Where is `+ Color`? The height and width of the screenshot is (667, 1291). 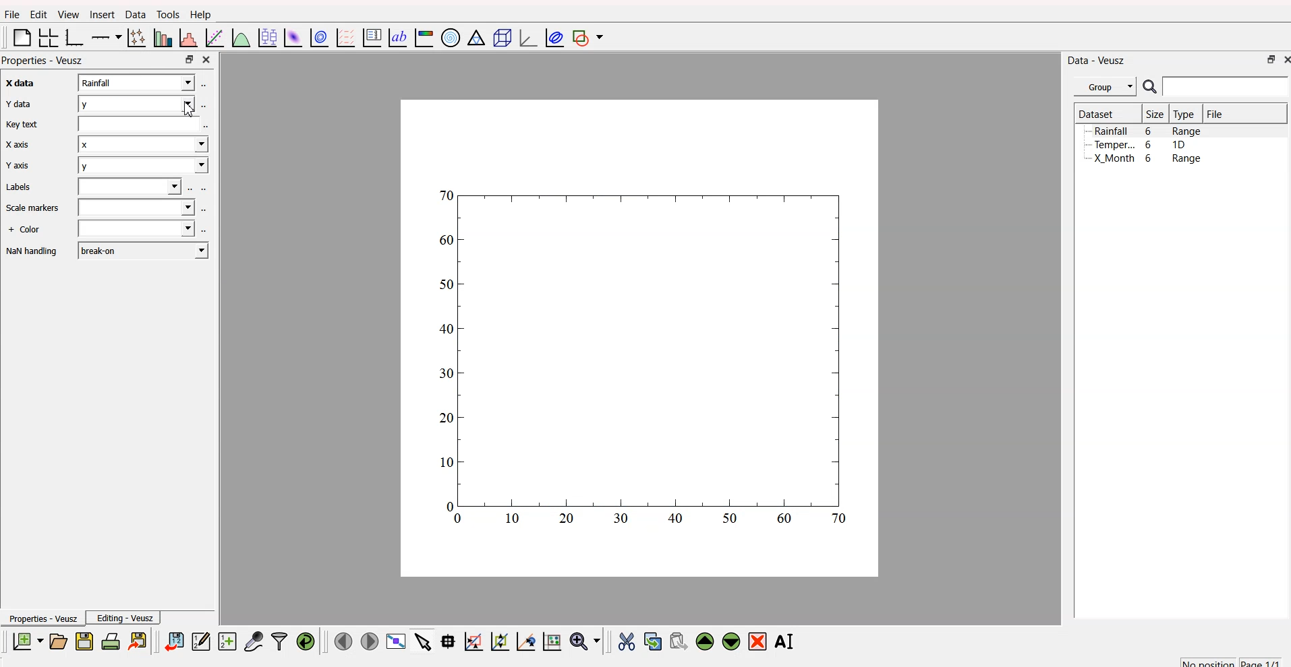
+ Color is located at coordinates (26, 230).